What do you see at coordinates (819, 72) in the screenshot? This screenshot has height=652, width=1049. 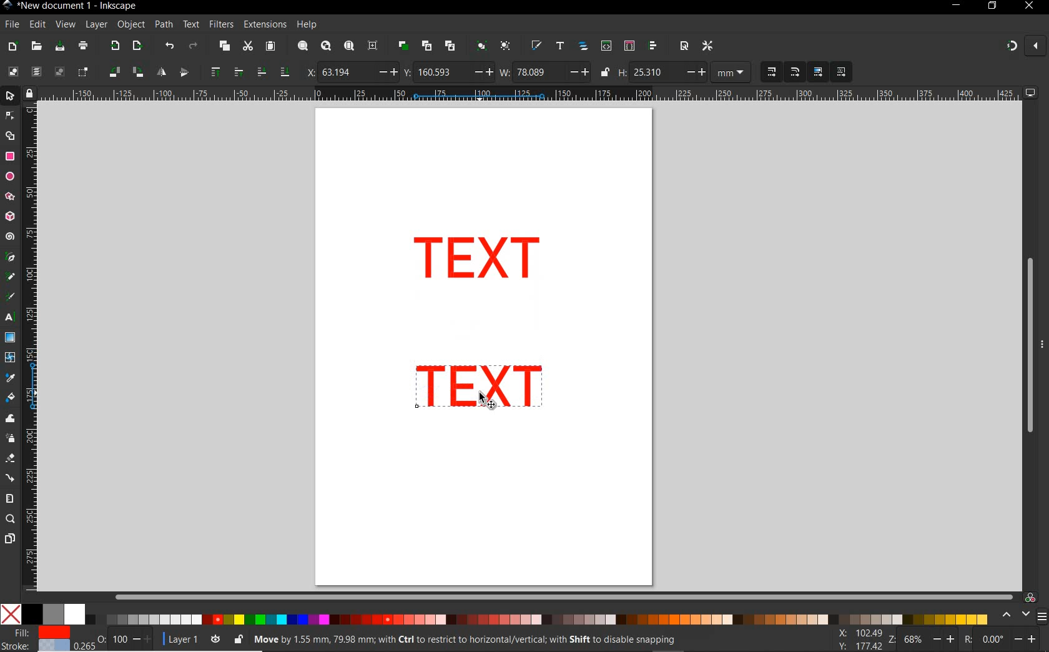 I see `MOVE GRADIENT` at bounding box center [819, 72].